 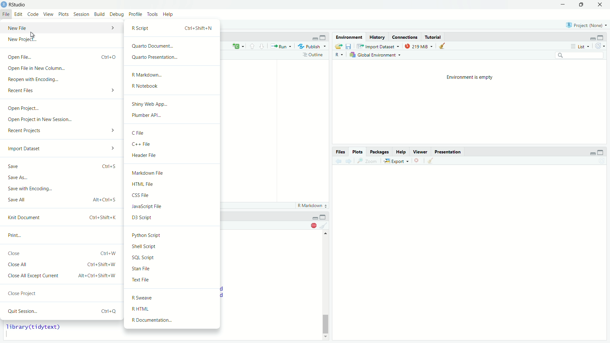 What do you see at coordinates (405, 37) in the screenshot?
I see `Connections` at bounding box center [405, 37].